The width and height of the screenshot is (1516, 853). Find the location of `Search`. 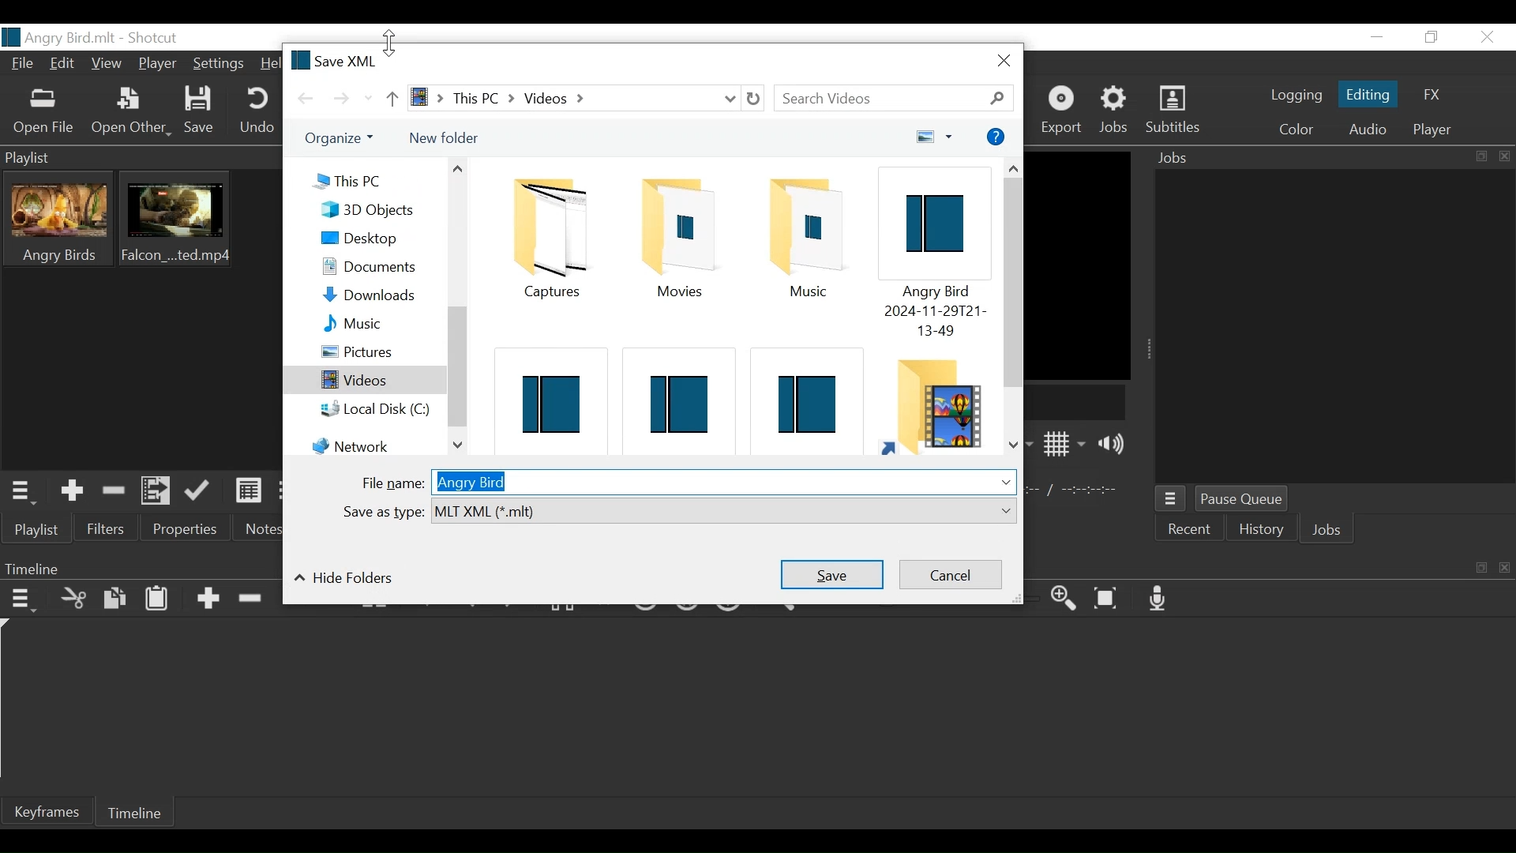

Search is located at coordinates (893, 99).